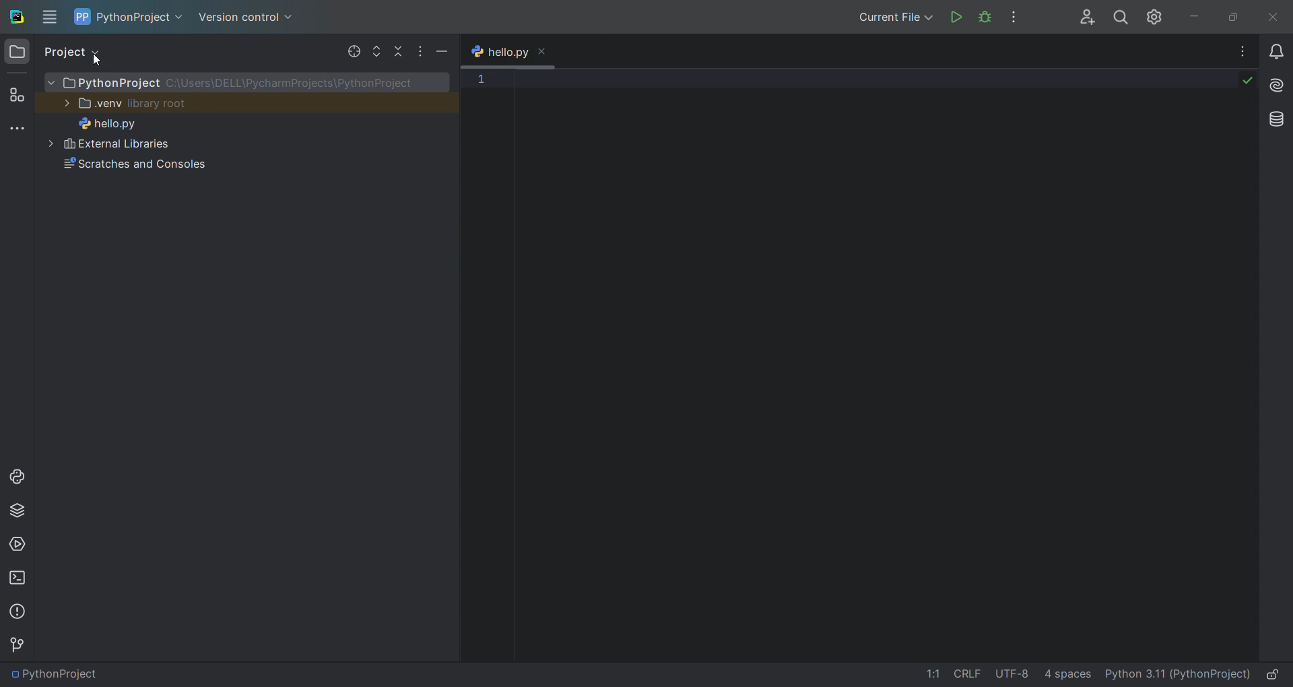  What do you see at coordinates (877, 360) in the screenshot?
I see `code ediotr` at bounding box center [877, 360].